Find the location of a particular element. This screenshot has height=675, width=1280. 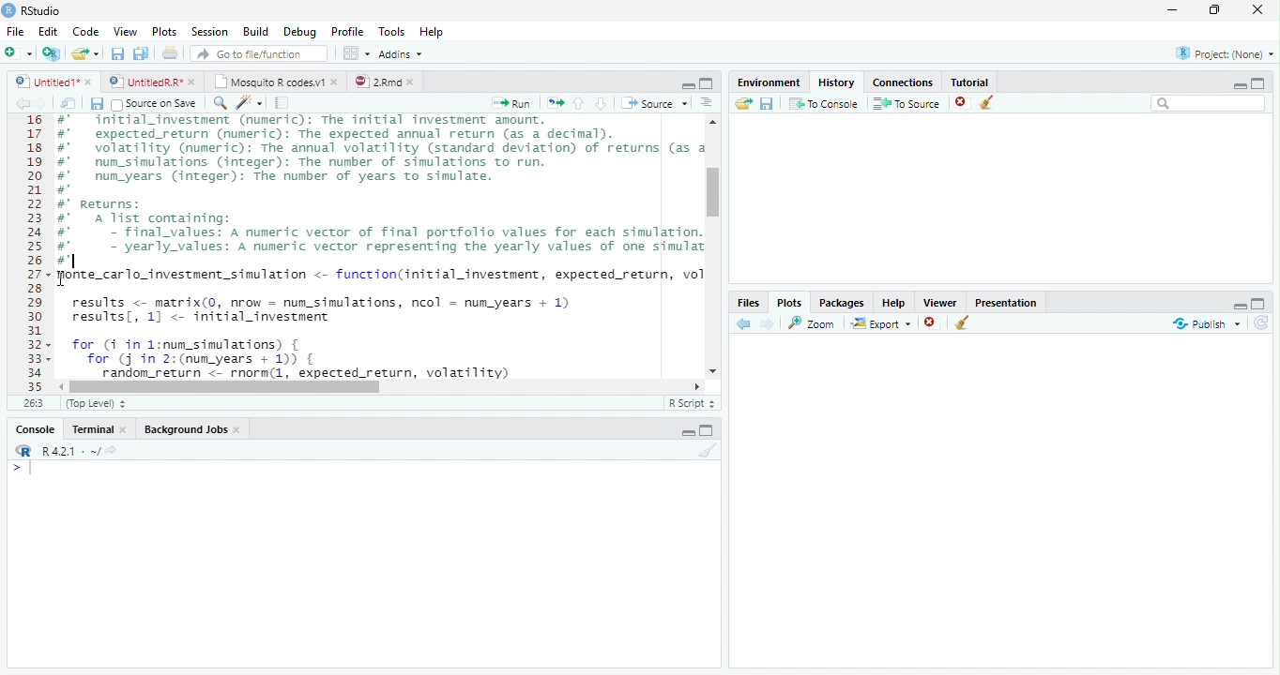

Clear is located at coordinates (963, 324).